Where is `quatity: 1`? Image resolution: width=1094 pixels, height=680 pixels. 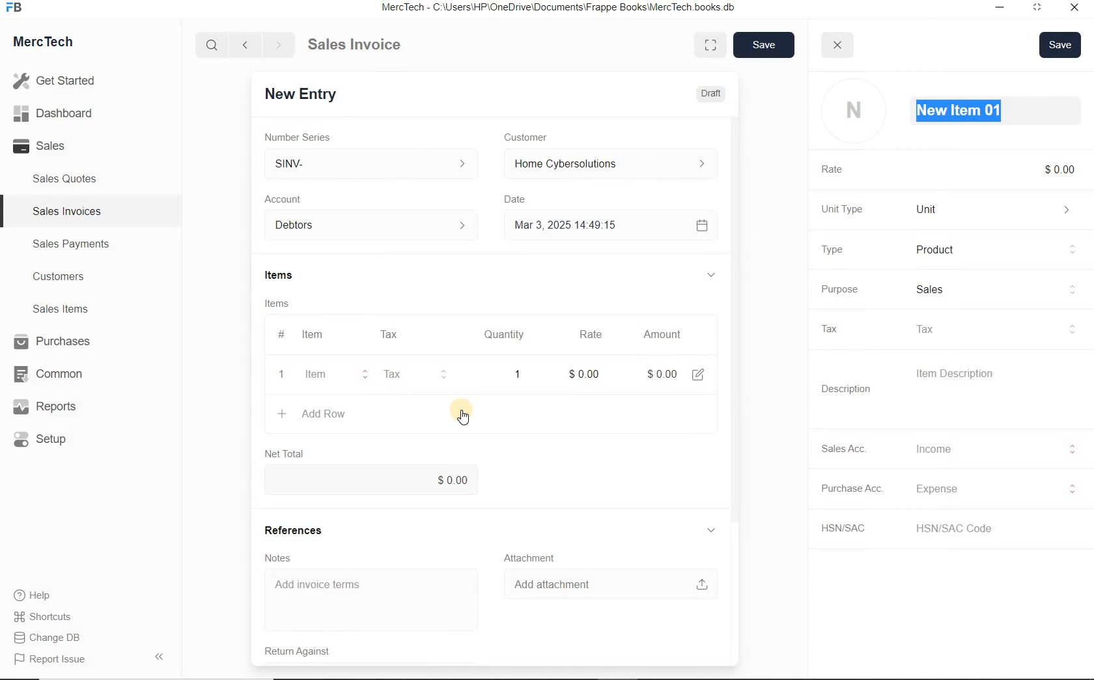
quatity: 1 is located at coordinates (511, 373).